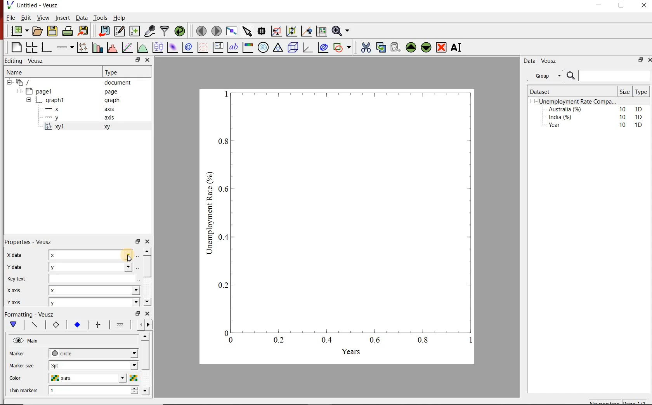 This screenshot has height=405, width=652. What do you see at coordinates (342, 30) in the screenshot?
I see `zoom funtions` at bounding box center [342, 30].